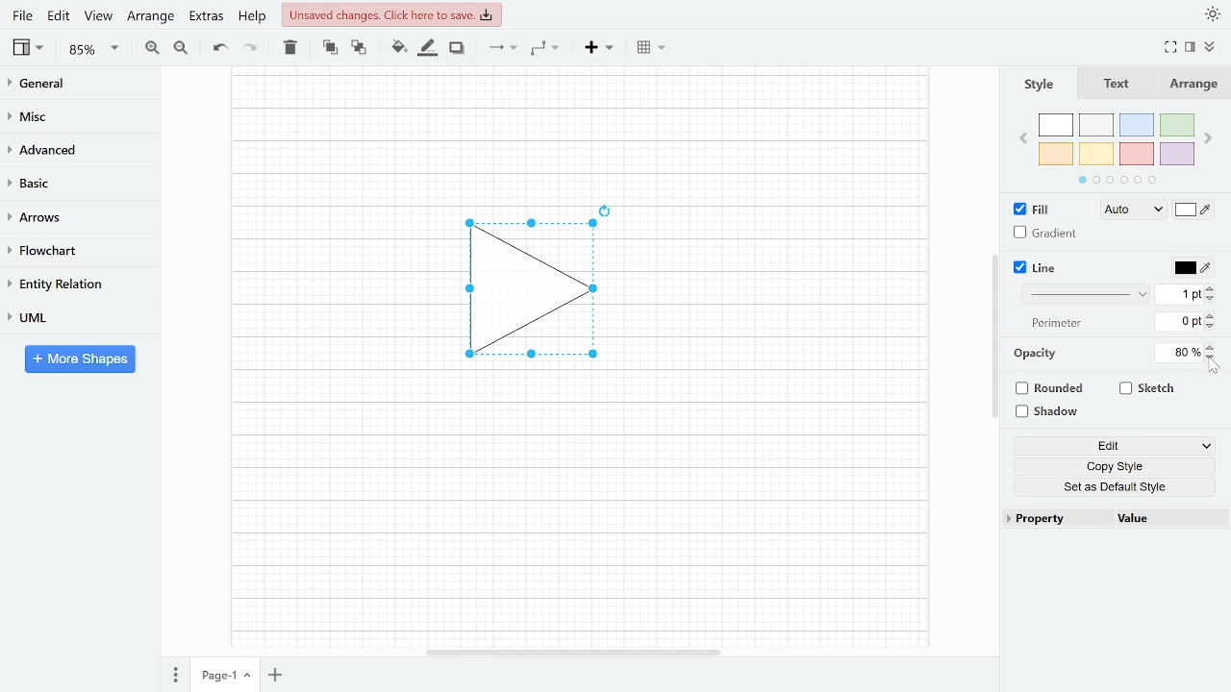 Image resolution: width=1231 pixels, height=692 pixels. I want to click on Horizontal scrollbar, so click(575, 652).